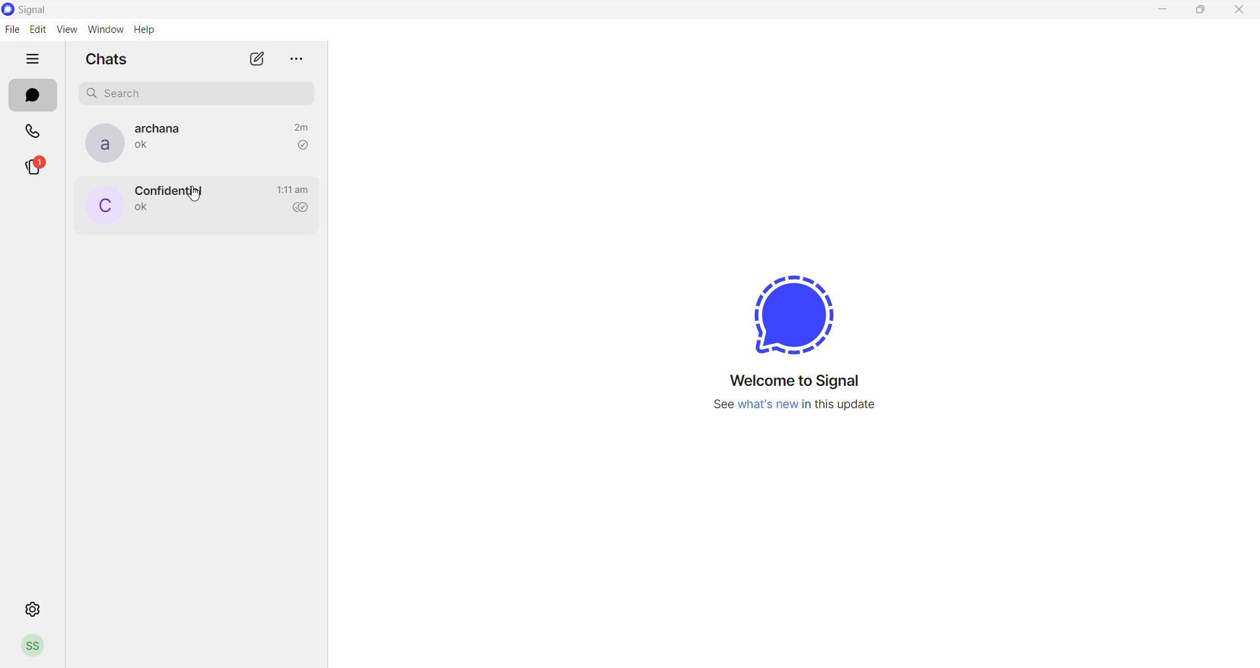  Describe the element at coordinates (293, 190) in the screenshot. I see `last message time` at that location.